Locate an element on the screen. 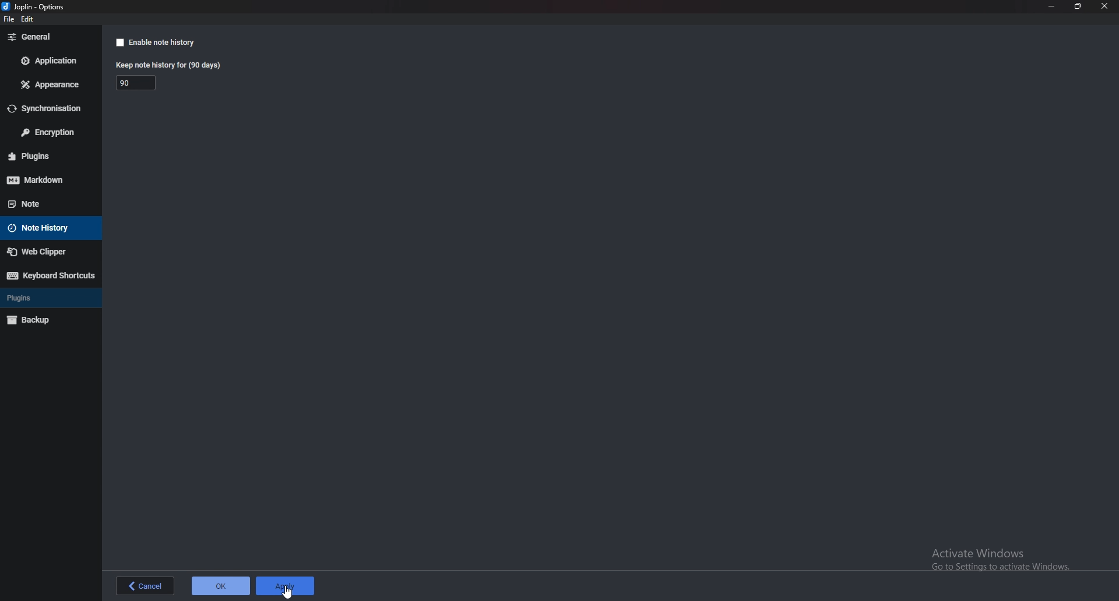  ok is located at coordinates (219, 586).